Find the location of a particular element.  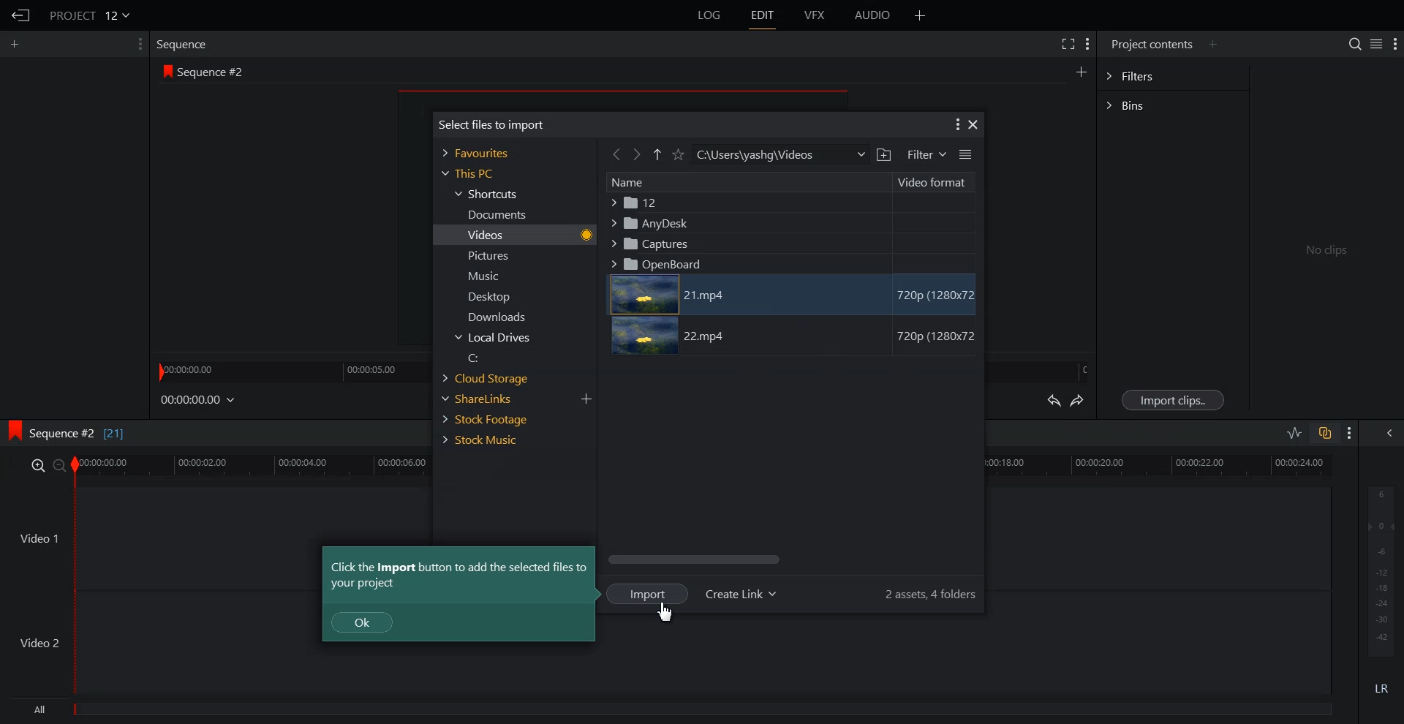

AUDIO is located at coordinates (873, 15).